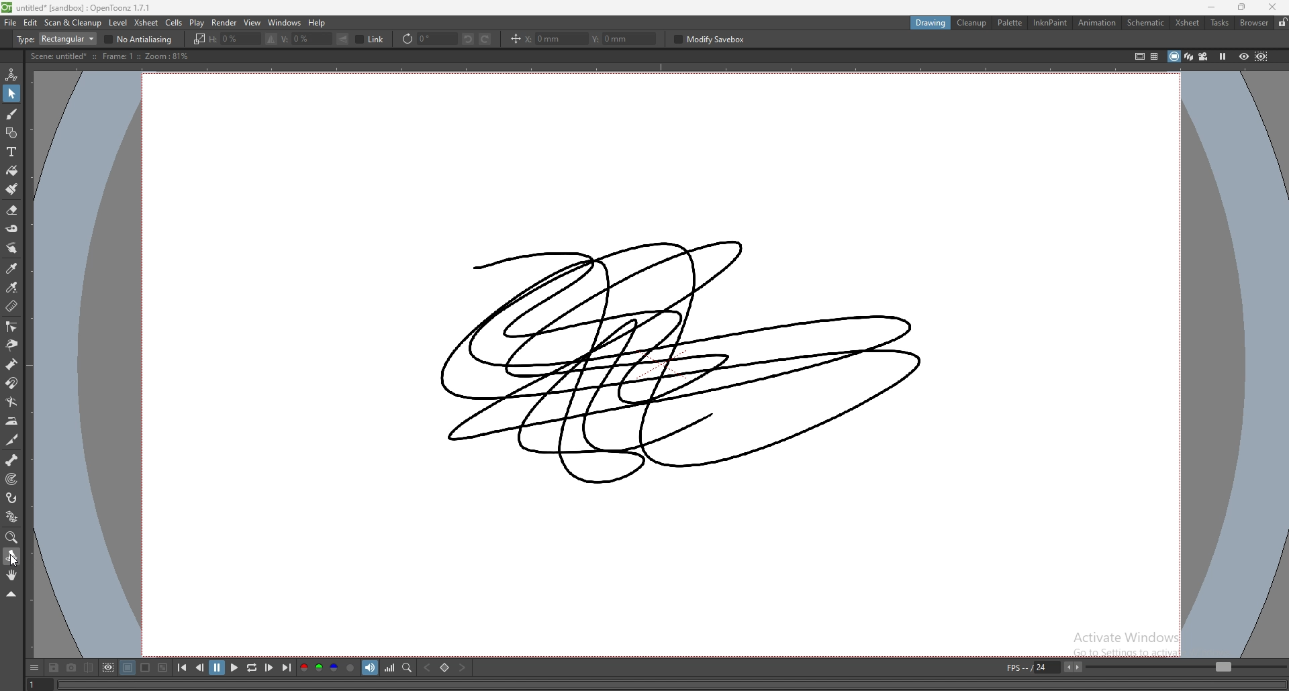 The image size is (1289, 691). Describe the element at coordinates (224, 22) in the screenshot. I see `render` at that location.